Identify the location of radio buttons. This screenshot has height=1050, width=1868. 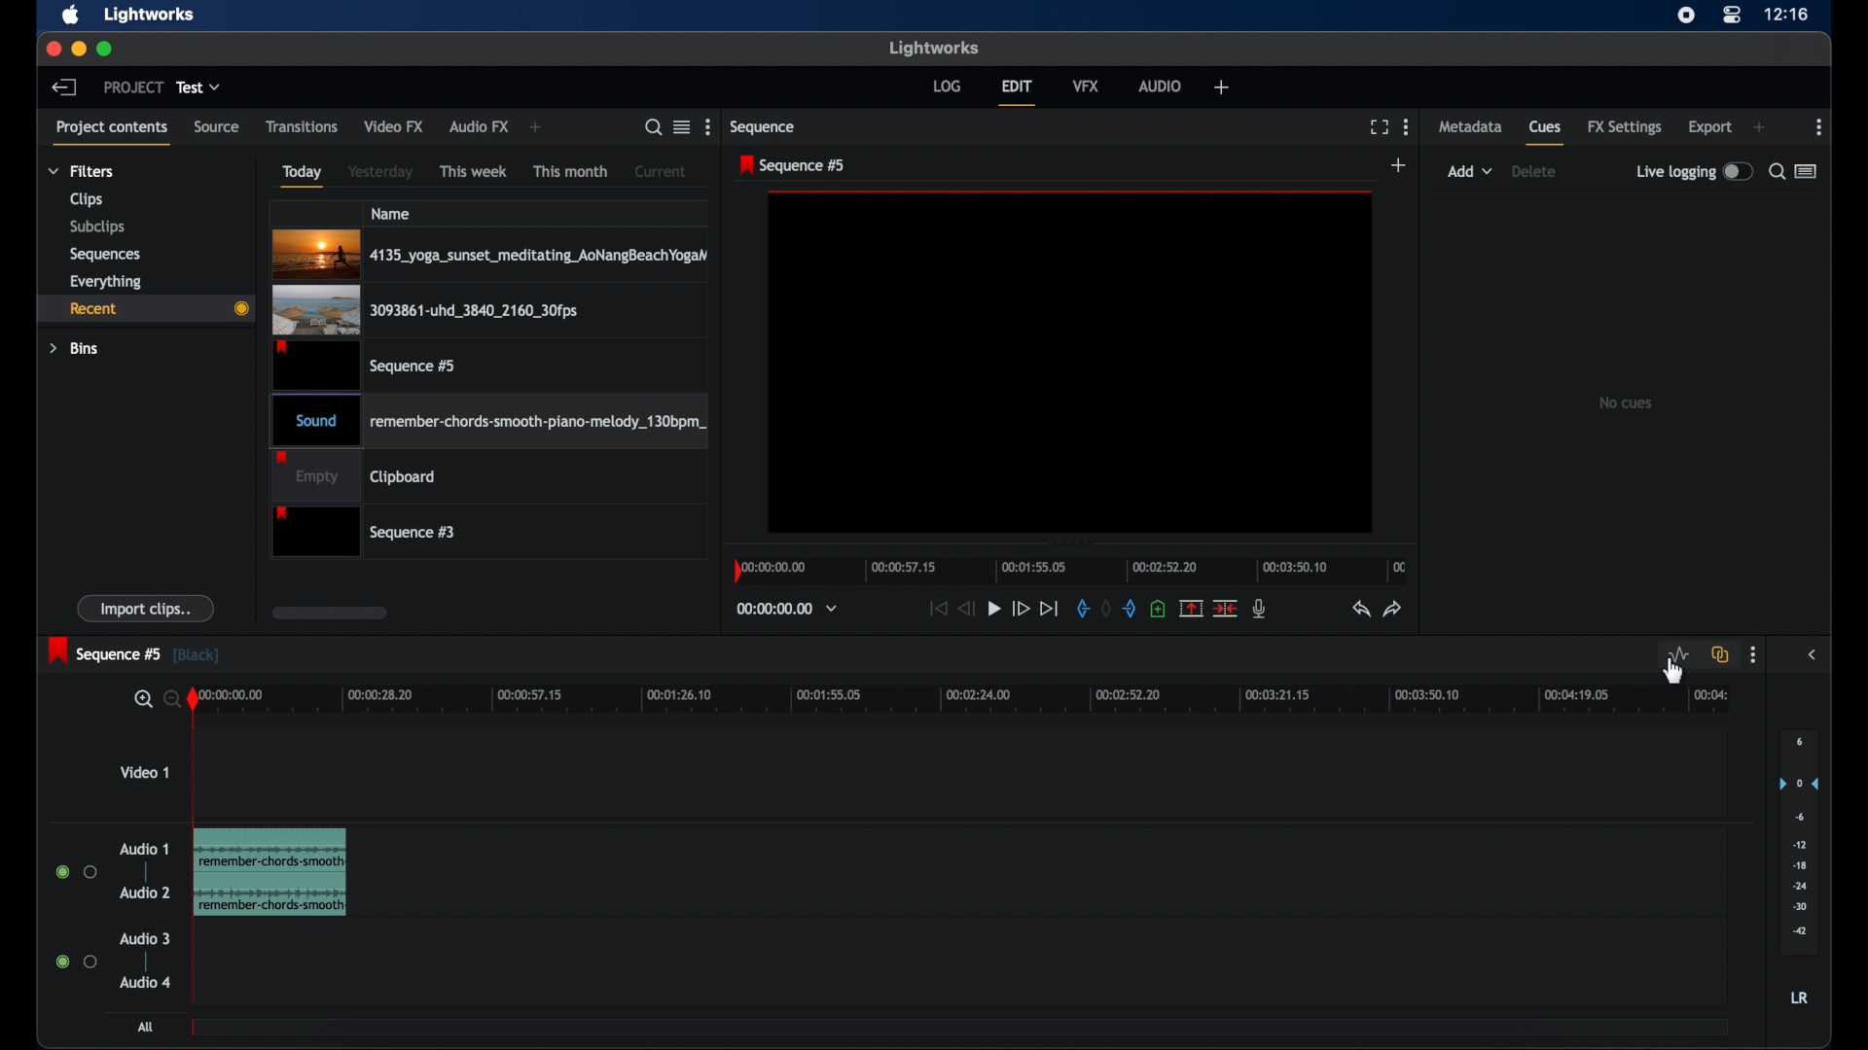
(77, 872).